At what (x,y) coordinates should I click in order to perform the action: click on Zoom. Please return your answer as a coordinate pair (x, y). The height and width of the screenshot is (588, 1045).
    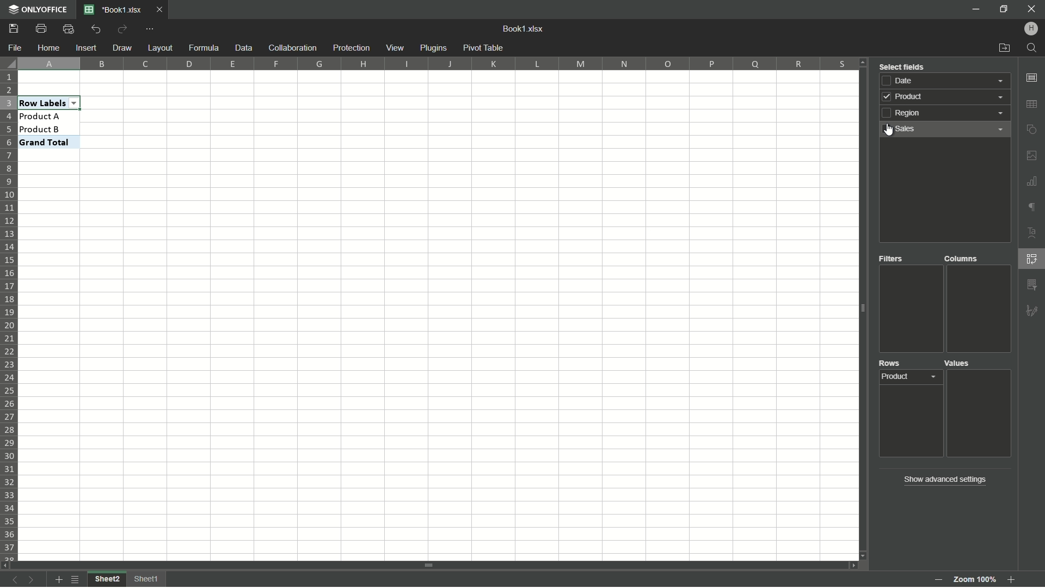
    Looking at the image, I should click on (1012, 581).